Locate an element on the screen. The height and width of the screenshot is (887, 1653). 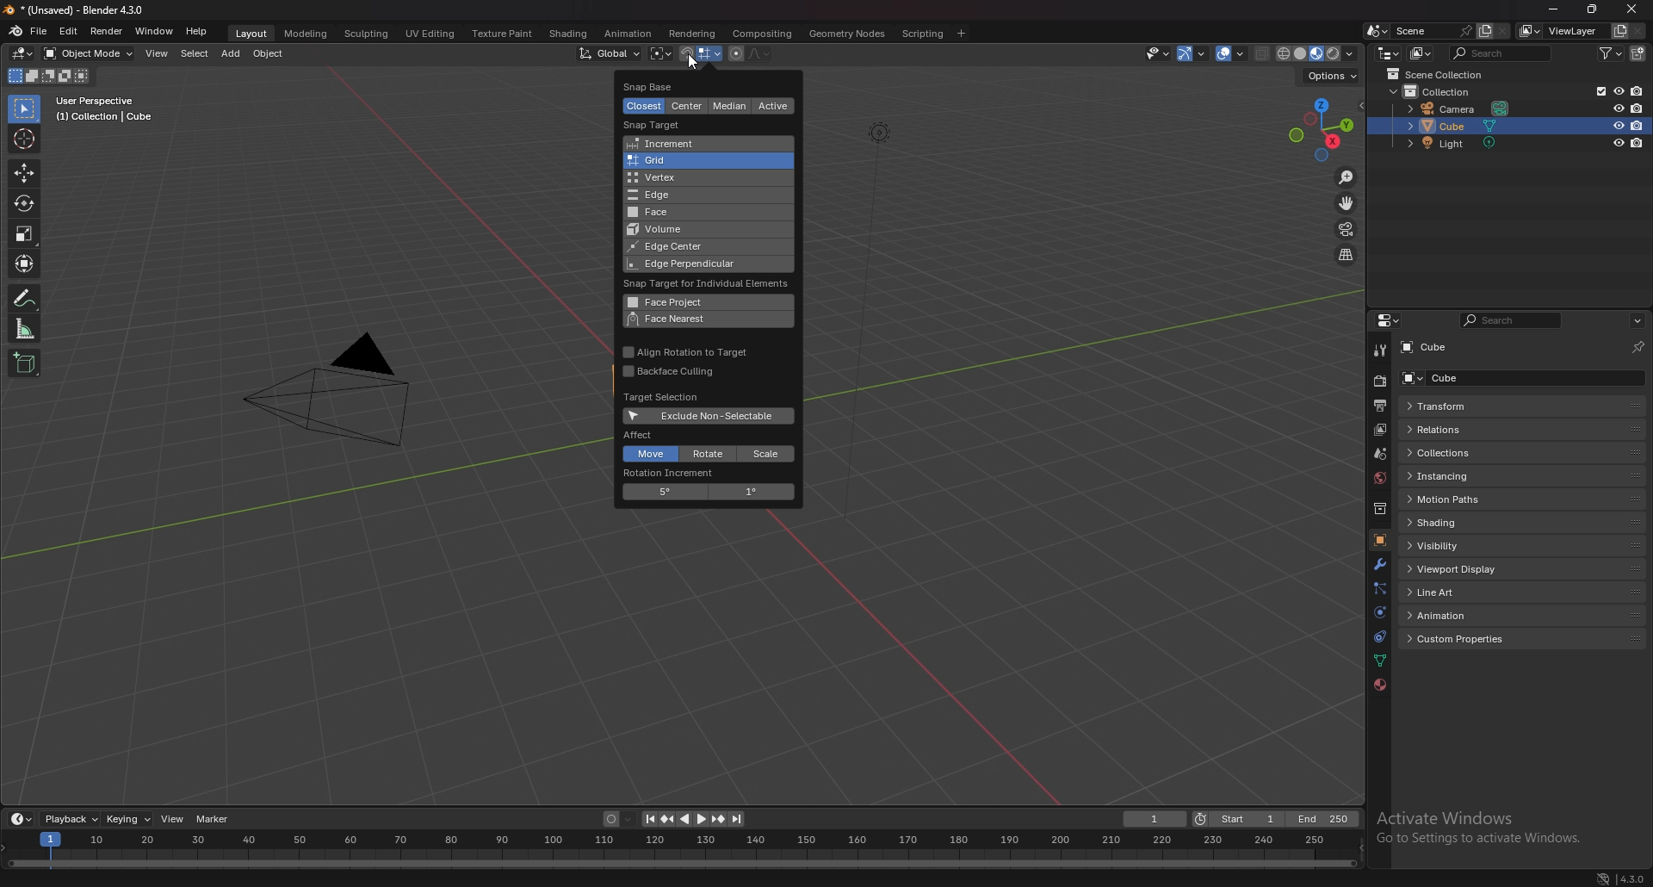
object is located at coordinates (269, 54).